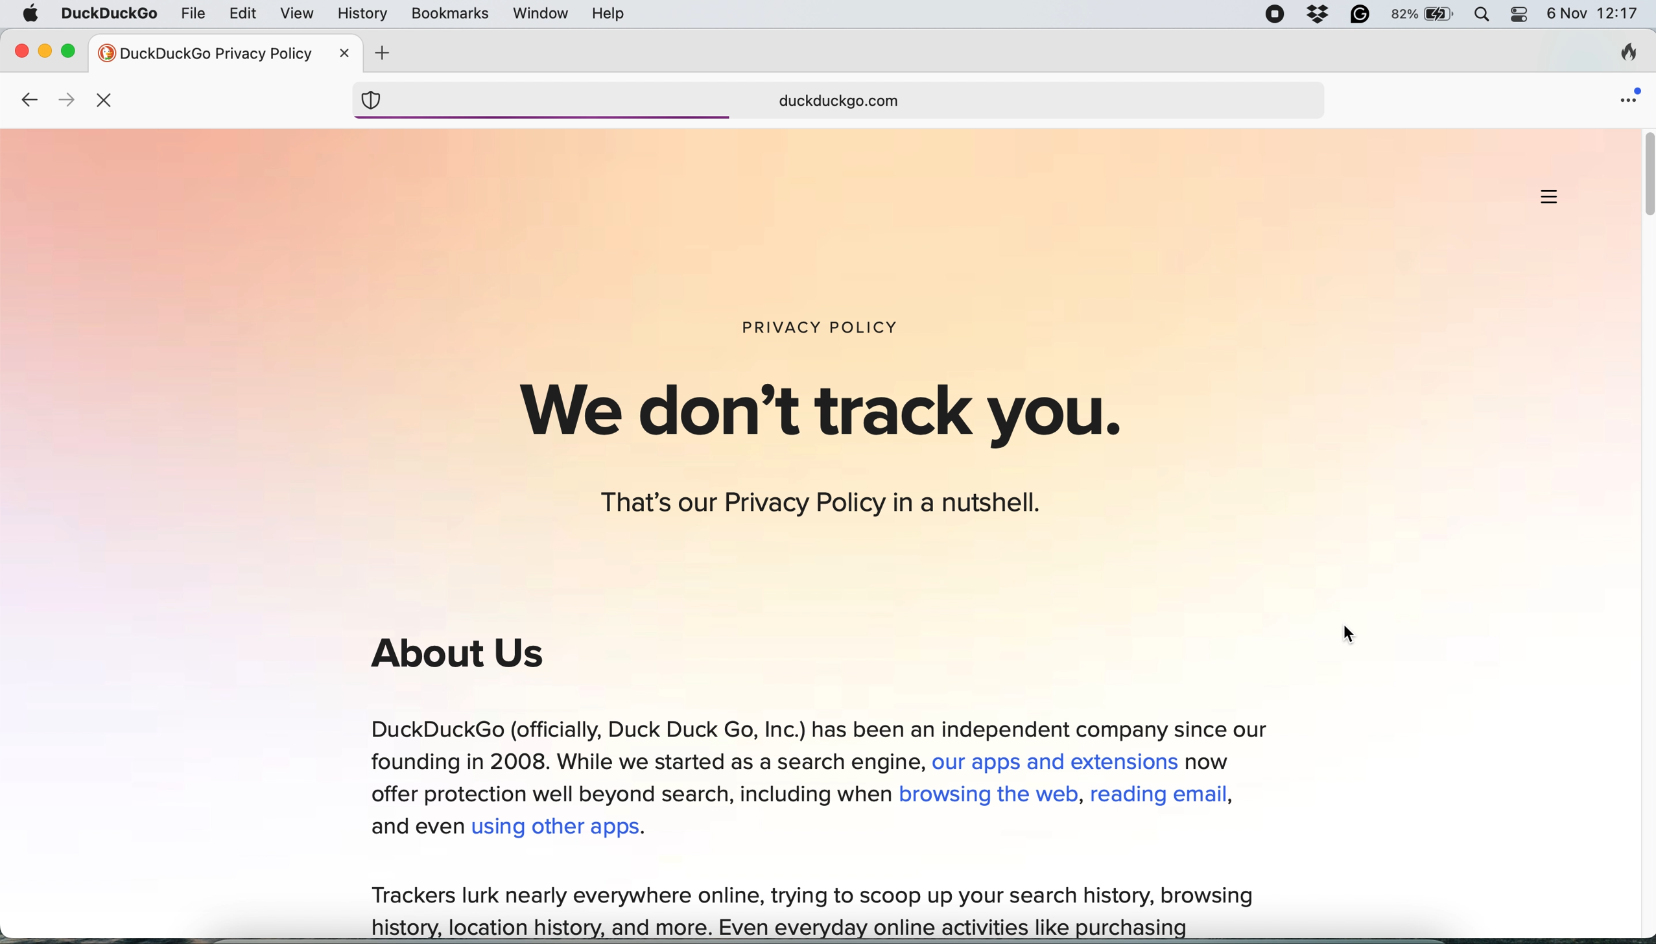  What do you see at coordinates (541, 13) in the screenshot?
I see `window` at bounding box center [541, 13].